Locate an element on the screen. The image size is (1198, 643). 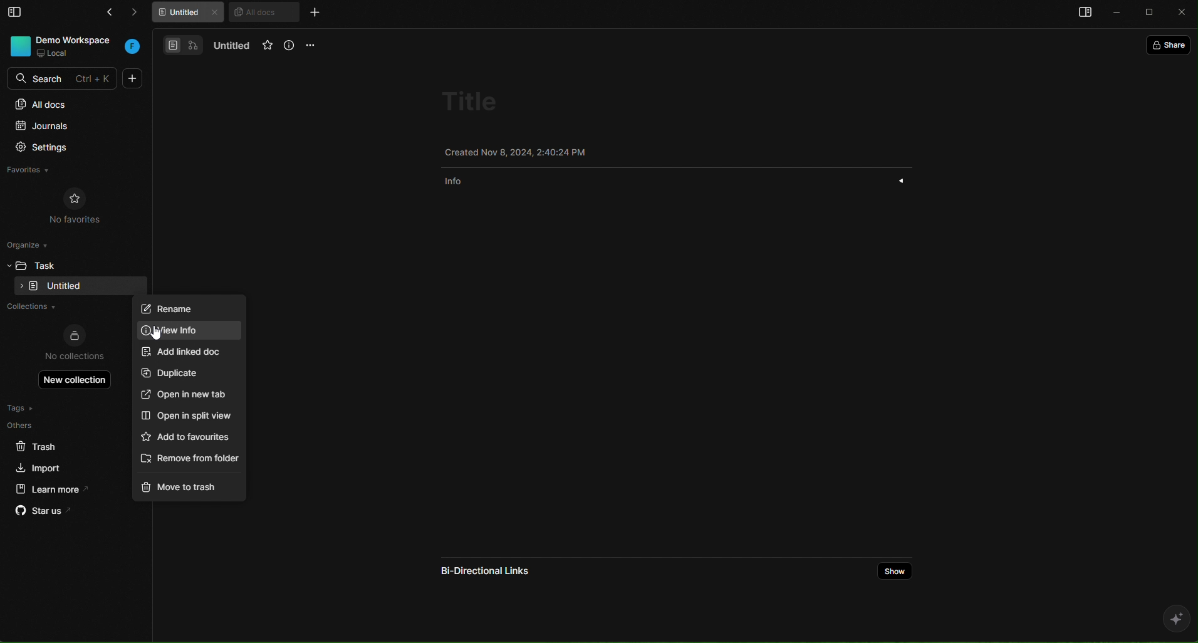
show is located at coordinates (895, 570).